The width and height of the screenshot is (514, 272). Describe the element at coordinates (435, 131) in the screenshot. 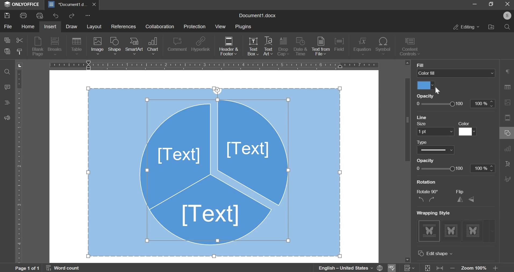

I see `line size` at that location.